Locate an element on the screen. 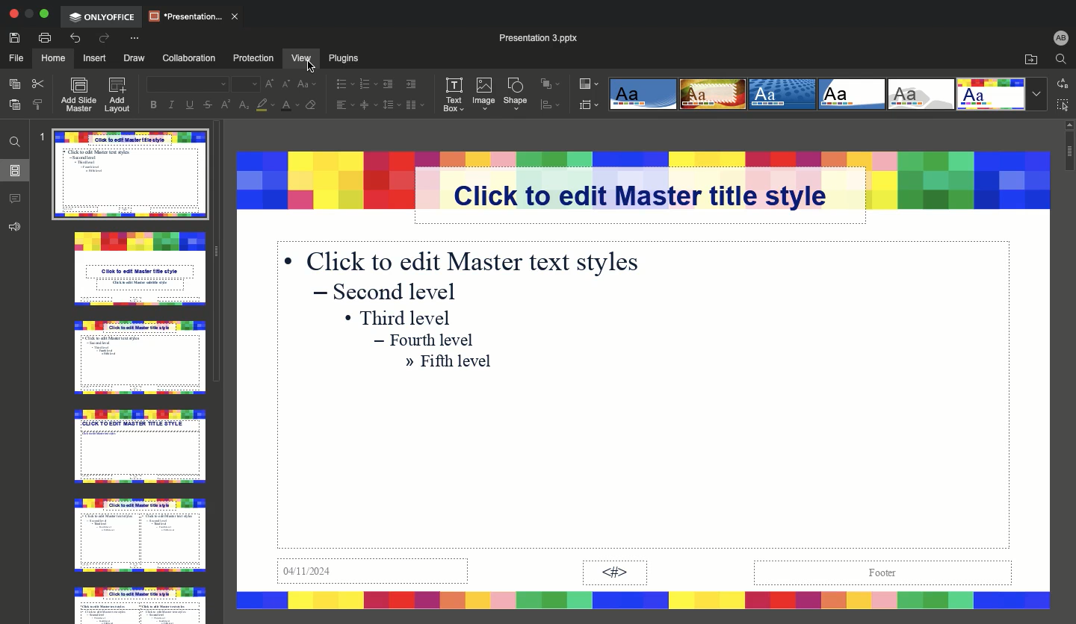  Italics is located at coordinates (173, 103).